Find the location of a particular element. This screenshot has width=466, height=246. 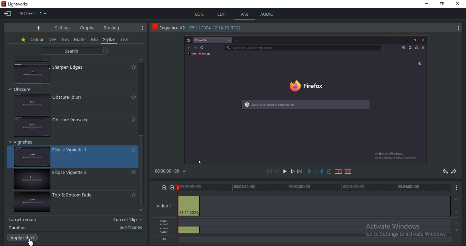

Add to favorites is located at coordinates (132, 119).